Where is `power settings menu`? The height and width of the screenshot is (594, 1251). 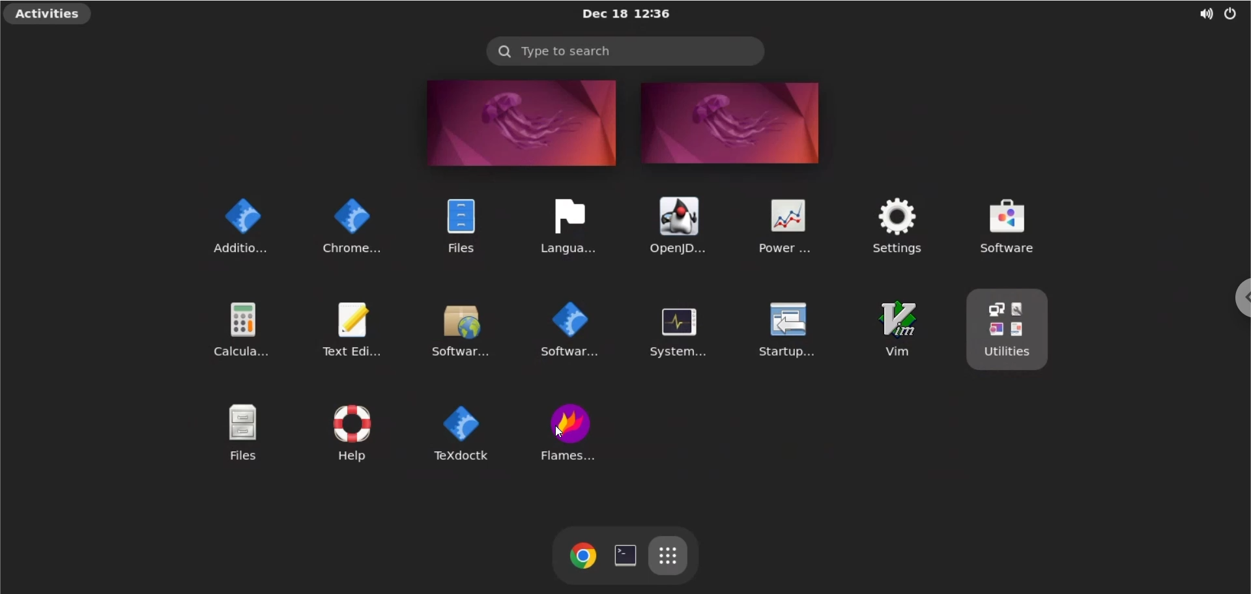
power settings menu is located at coordinates (1232, 13).